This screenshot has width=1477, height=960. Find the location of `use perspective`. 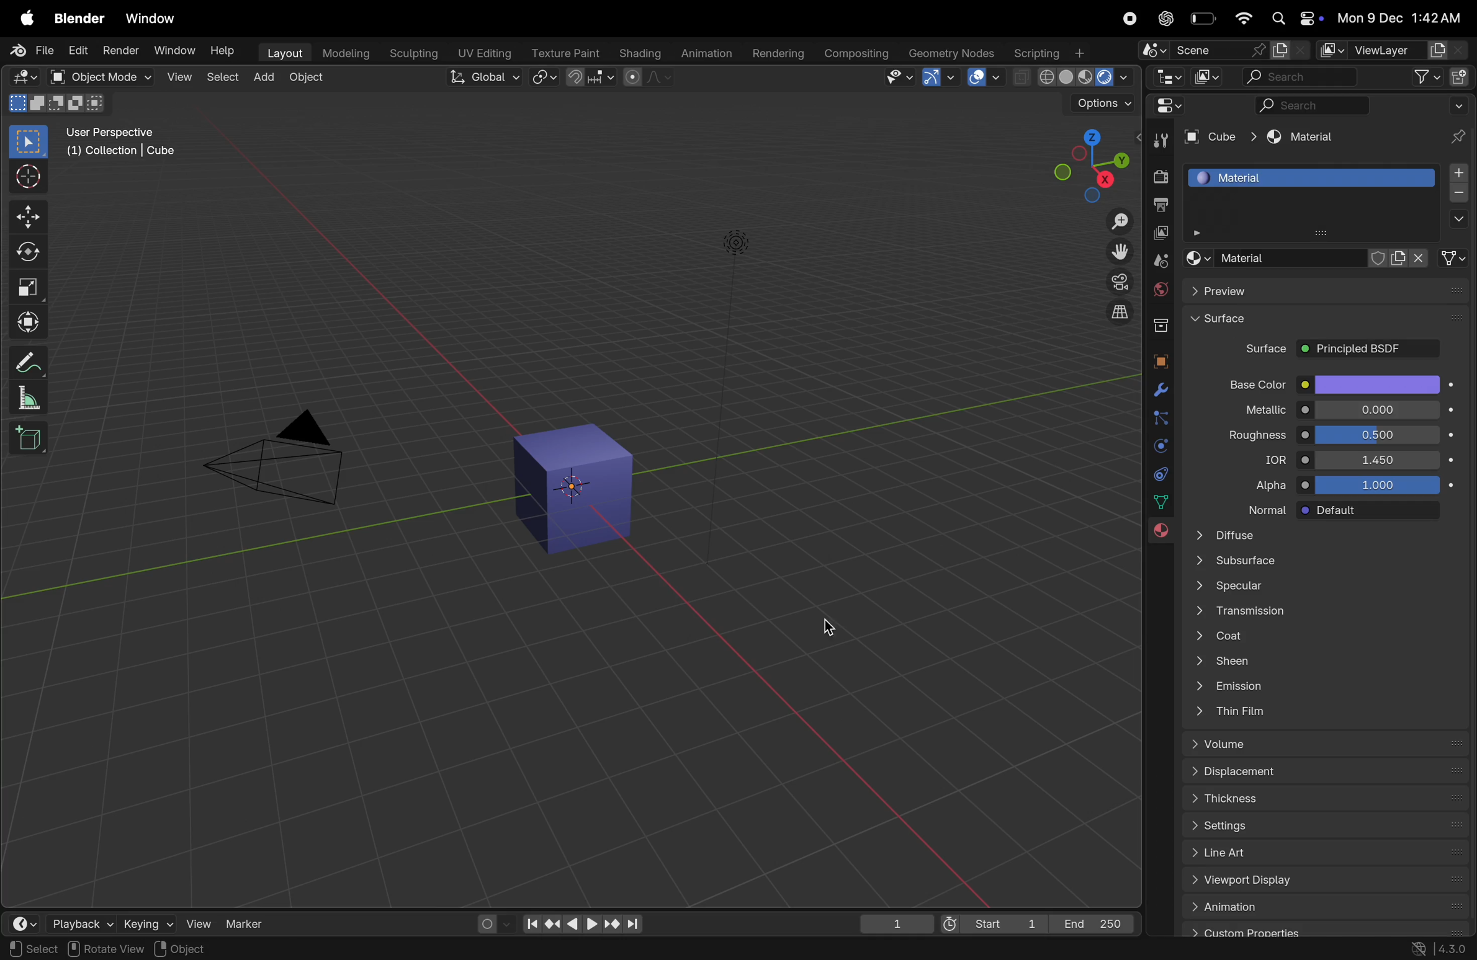

use perspective is located at coordinates (123, 143).